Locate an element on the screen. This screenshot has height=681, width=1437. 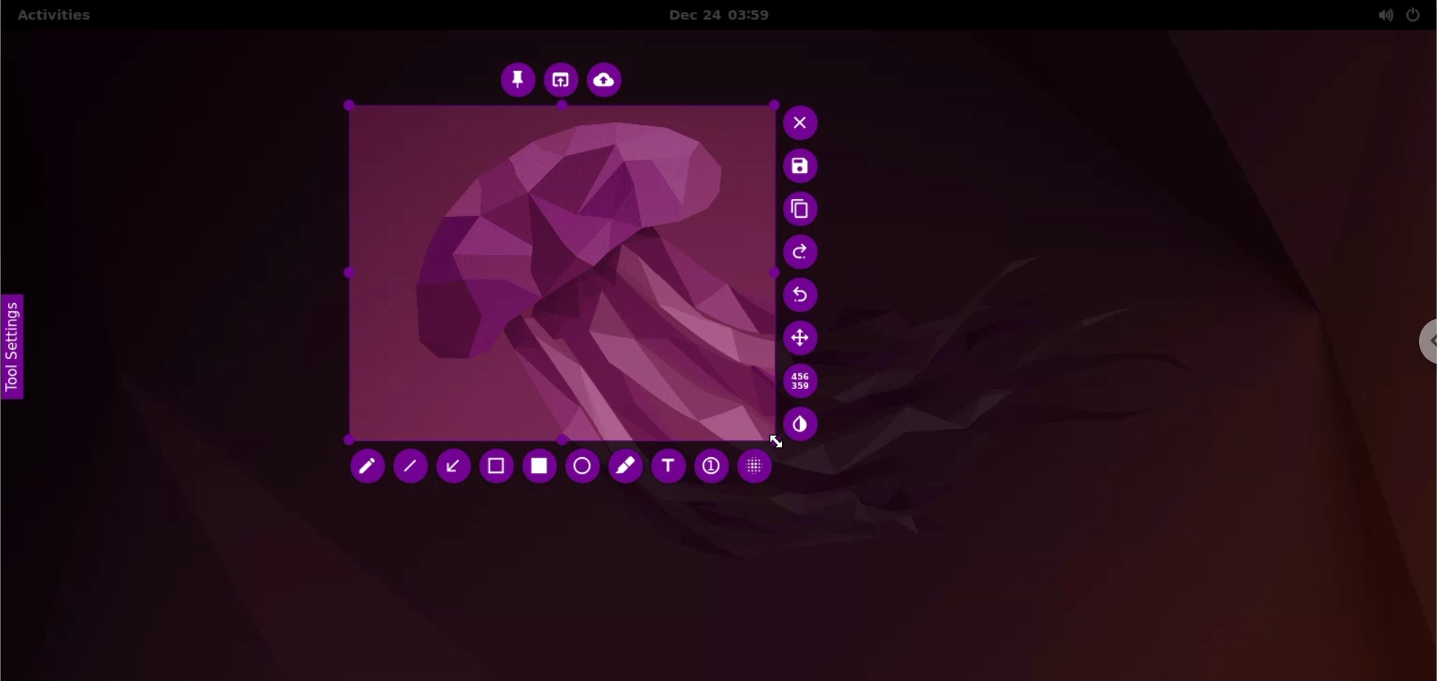
copy to clipboard is located at coordinates (805, 210).